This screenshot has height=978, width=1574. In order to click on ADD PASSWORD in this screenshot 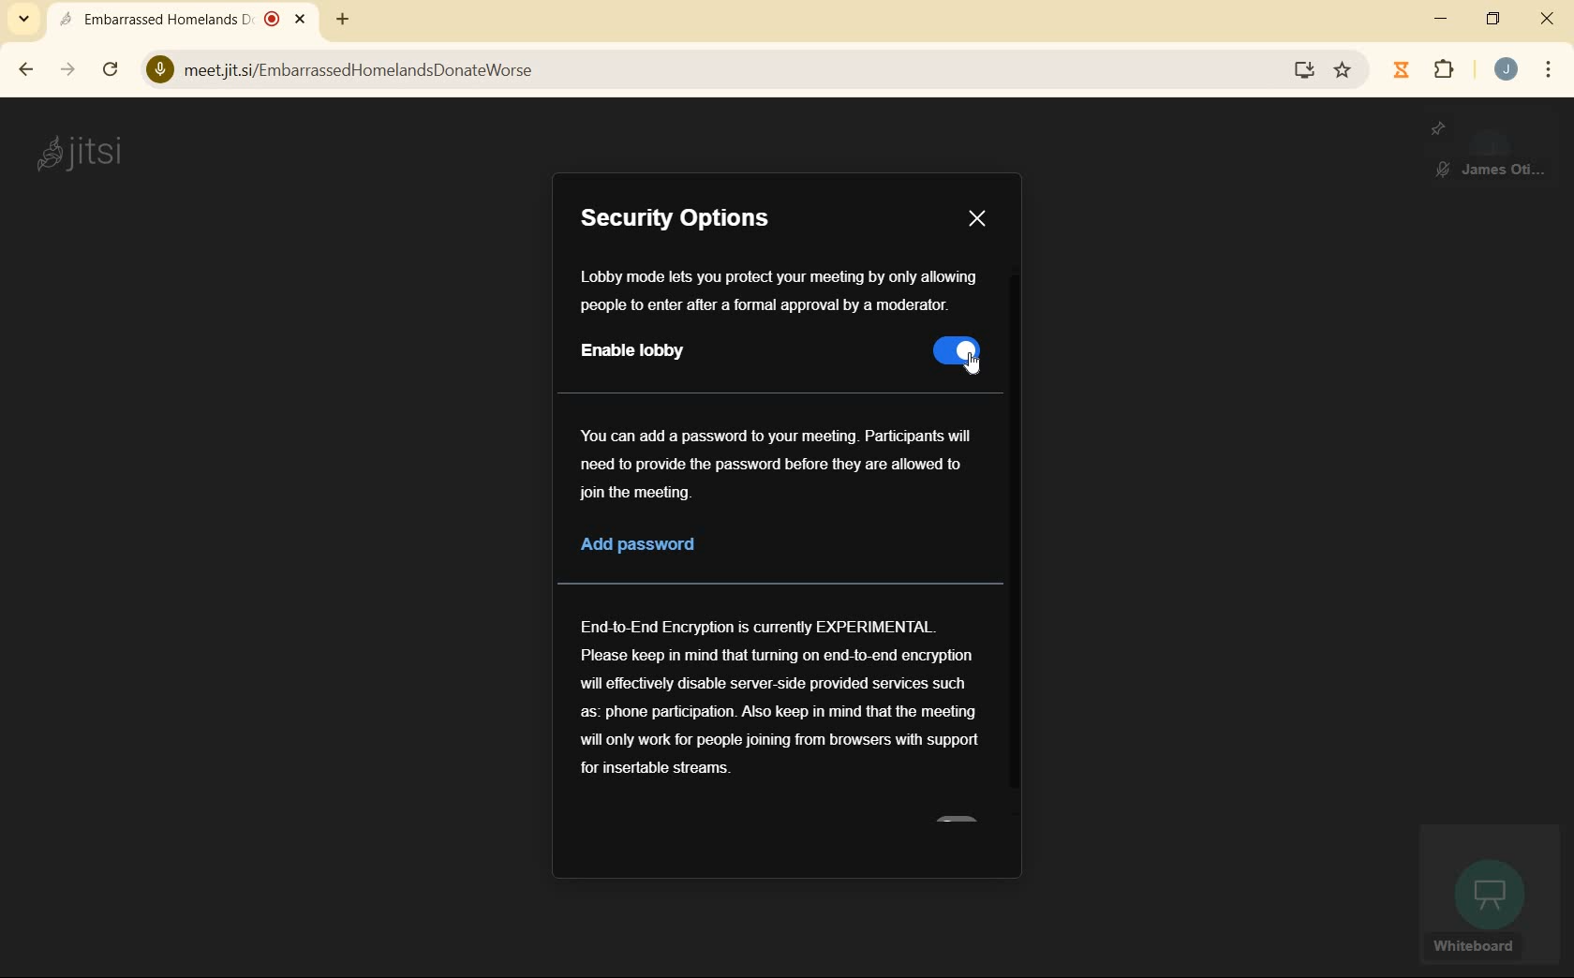, I will do `click(665, 546)`.